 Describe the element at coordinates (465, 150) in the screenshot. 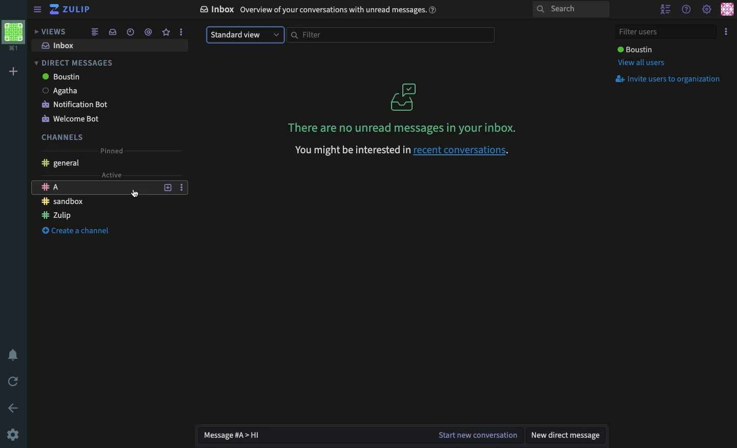

I see `Recent conversations` at that location.